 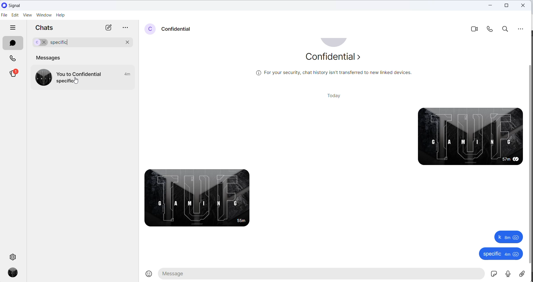 What do you see at coordinates (493, 275) in the screenshot?
I see `sticker` at bounding box center [493, 275].